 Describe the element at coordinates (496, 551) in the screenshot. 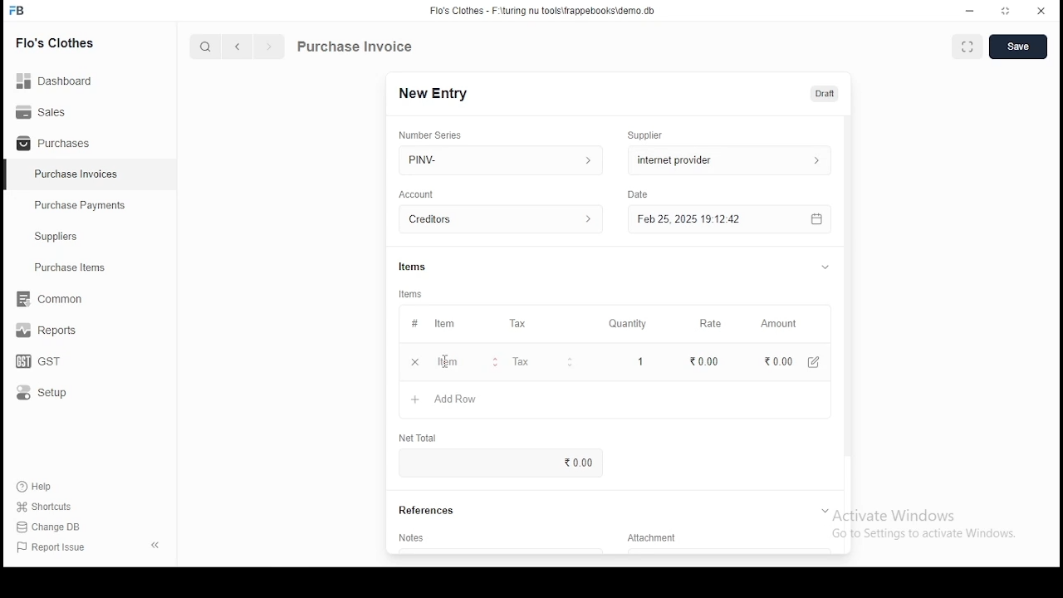

I see `notes` at that location.